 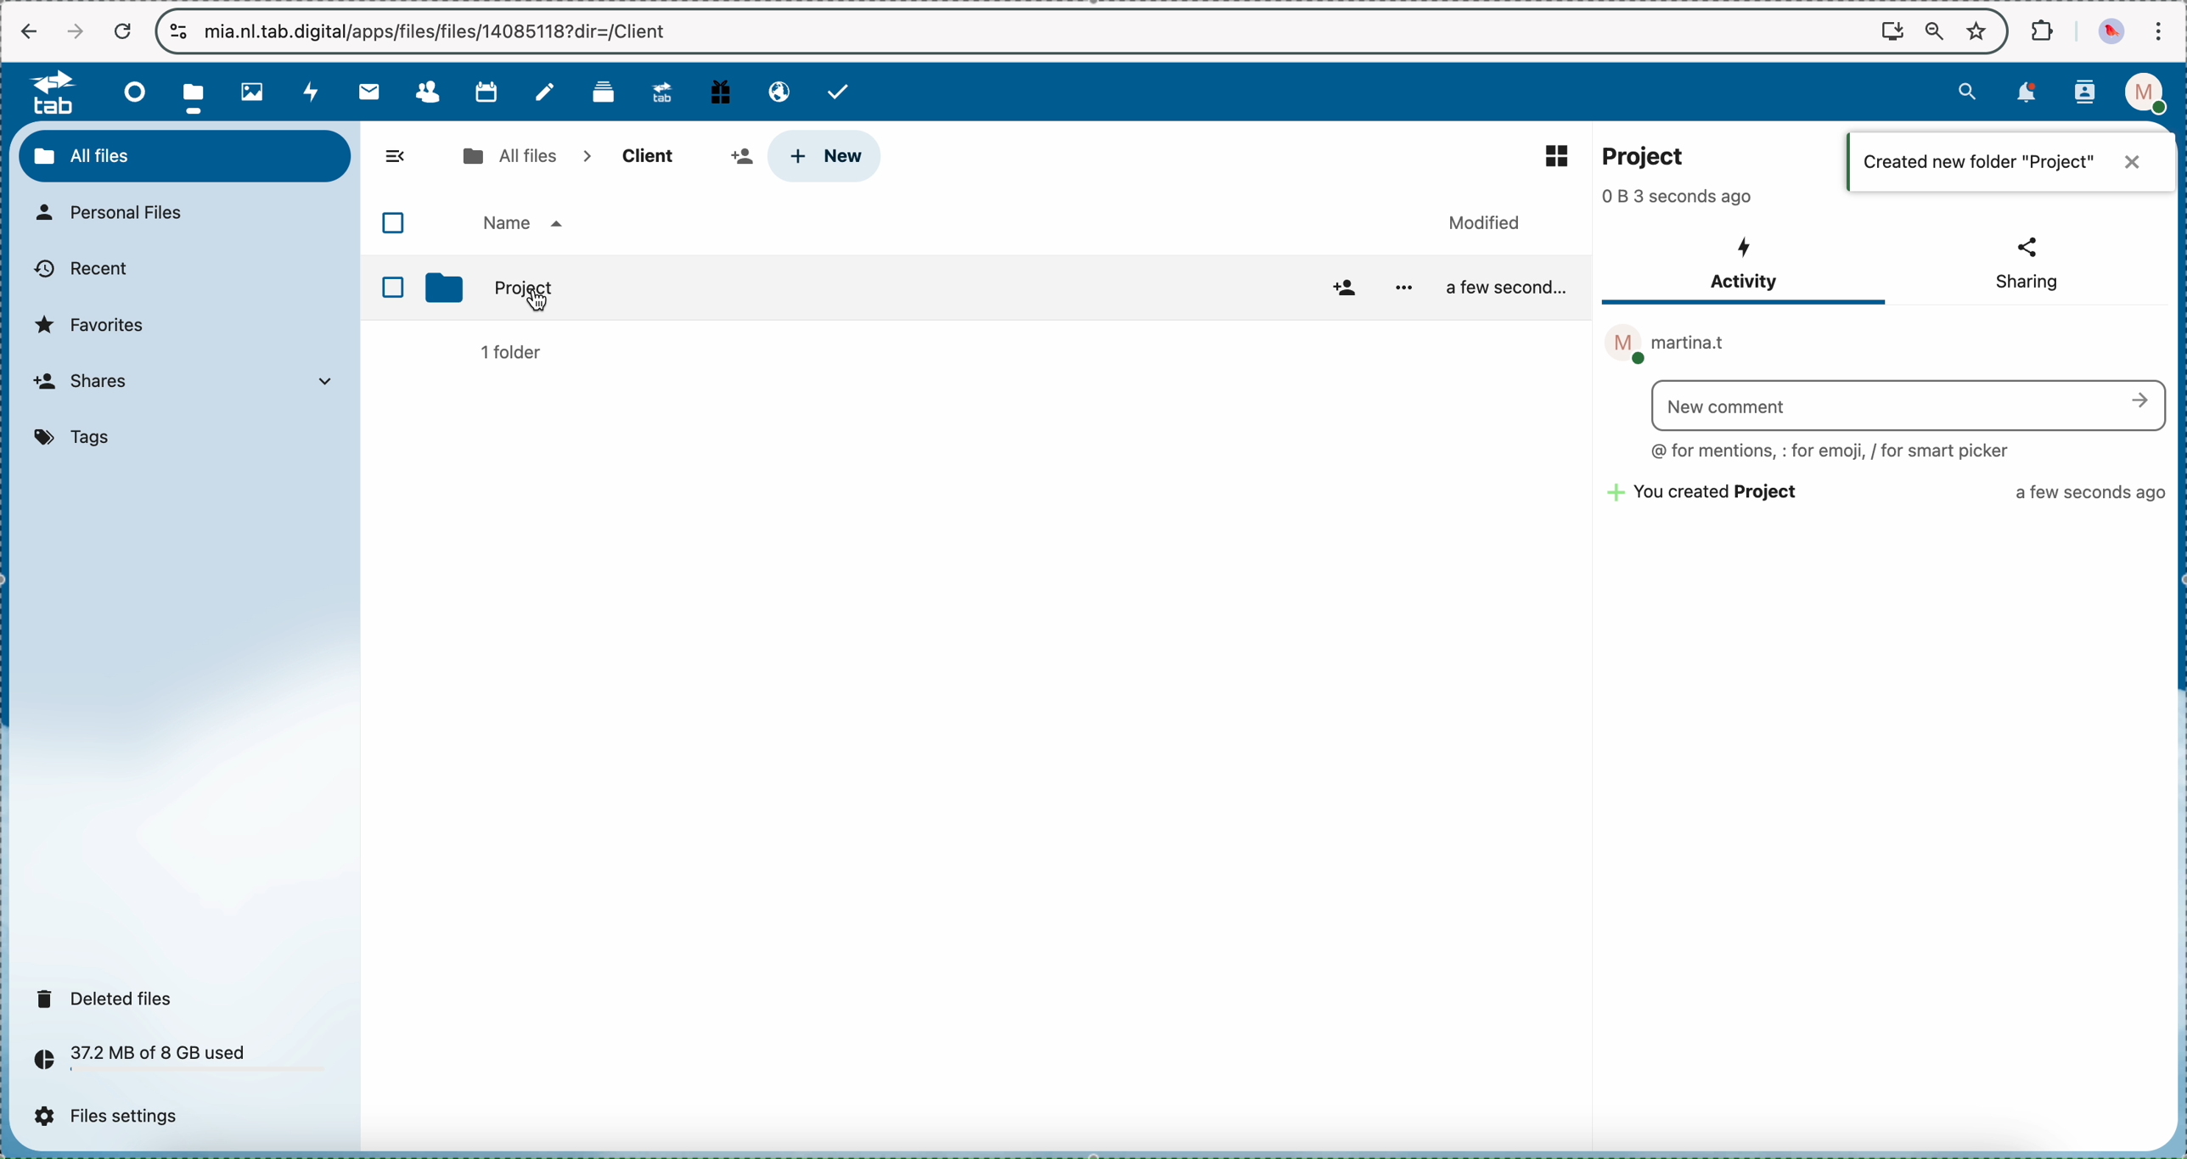 What do you see at coordinates (2032, 262) in the screenshot?
I see `<
Sharing` at bounding box center [2032, 262].